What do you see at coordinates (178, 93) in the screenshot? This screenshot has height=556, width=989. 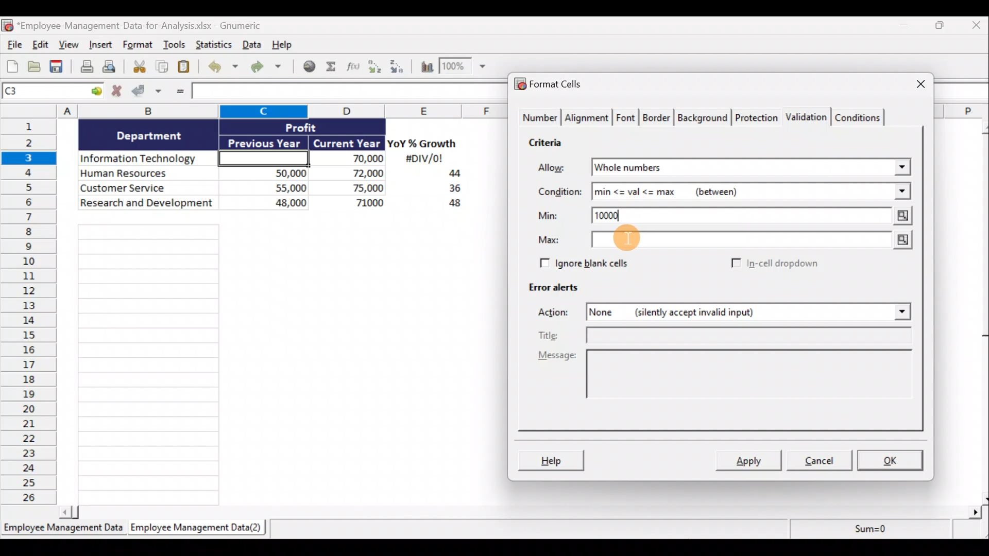 I see `Enter formula` at bounding box center [178, 93].